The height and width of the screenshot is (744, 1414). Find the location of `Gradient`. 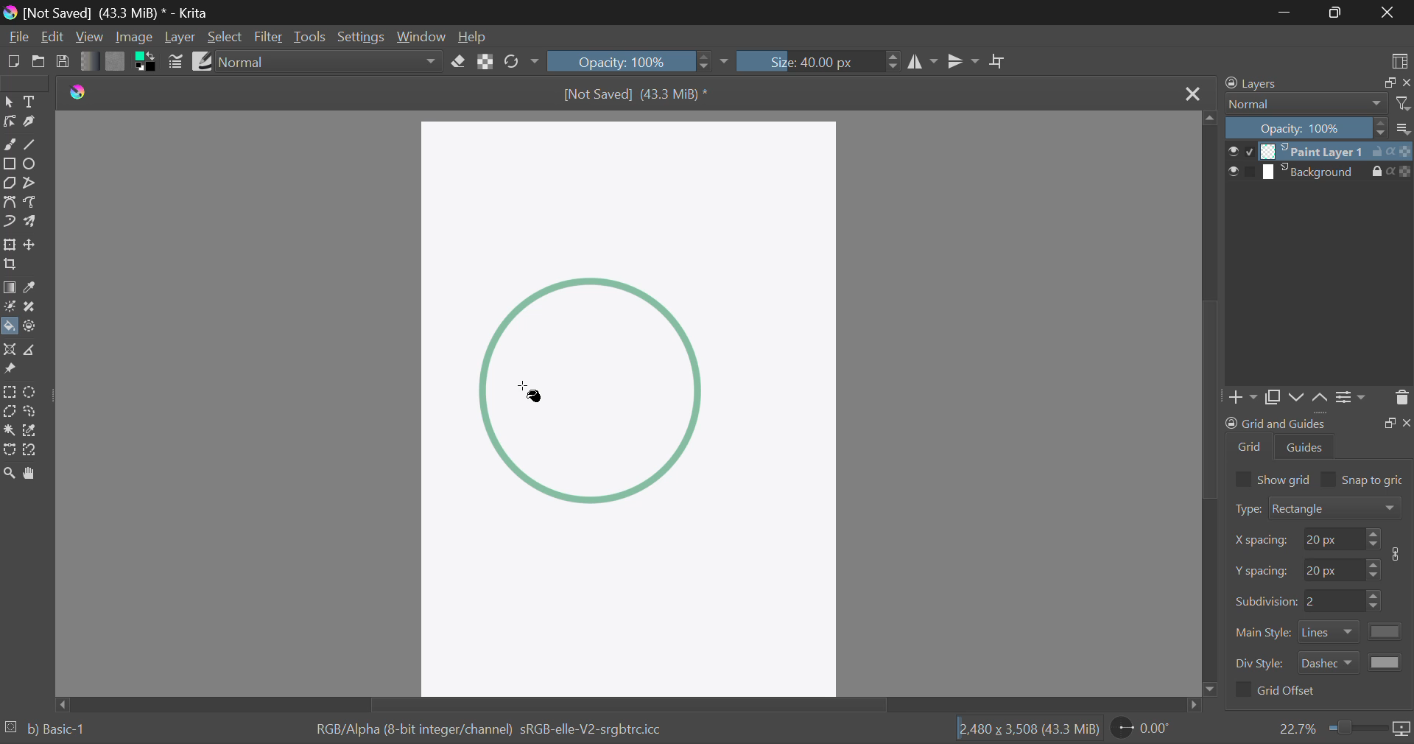

Gradient is located at coordinates (85, 61).